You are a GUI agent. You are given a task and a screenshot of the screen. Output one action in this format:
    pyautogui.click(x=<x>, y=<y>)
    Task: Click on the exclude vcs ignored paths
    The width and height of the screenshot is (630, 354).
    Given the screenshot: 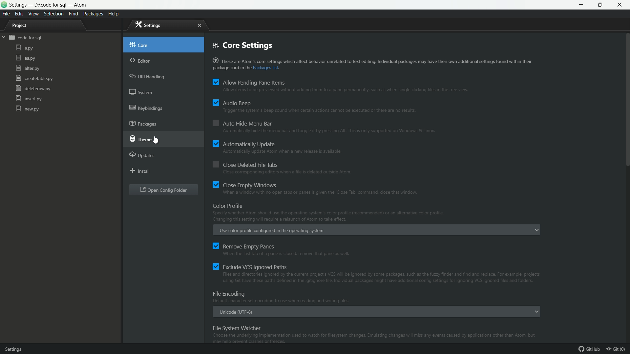 What is the action you would take?
    pyautogui.click(x=250, y=266)
    